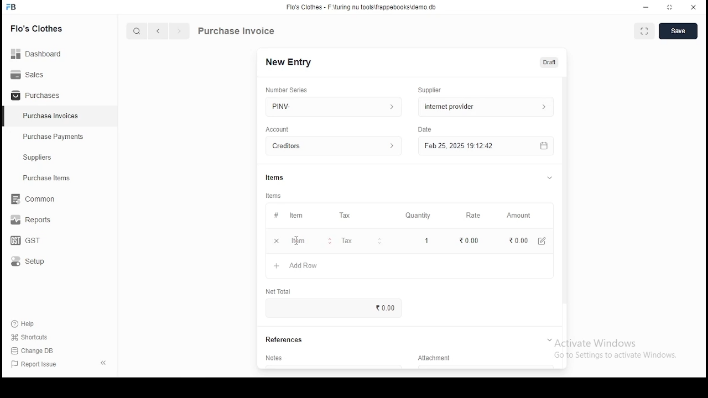 The width and height of the screenshot is (708, 398). What do you see at coordinates (275, 176) in the screenshot?
I see `Items` at bounding box center [275, 176].